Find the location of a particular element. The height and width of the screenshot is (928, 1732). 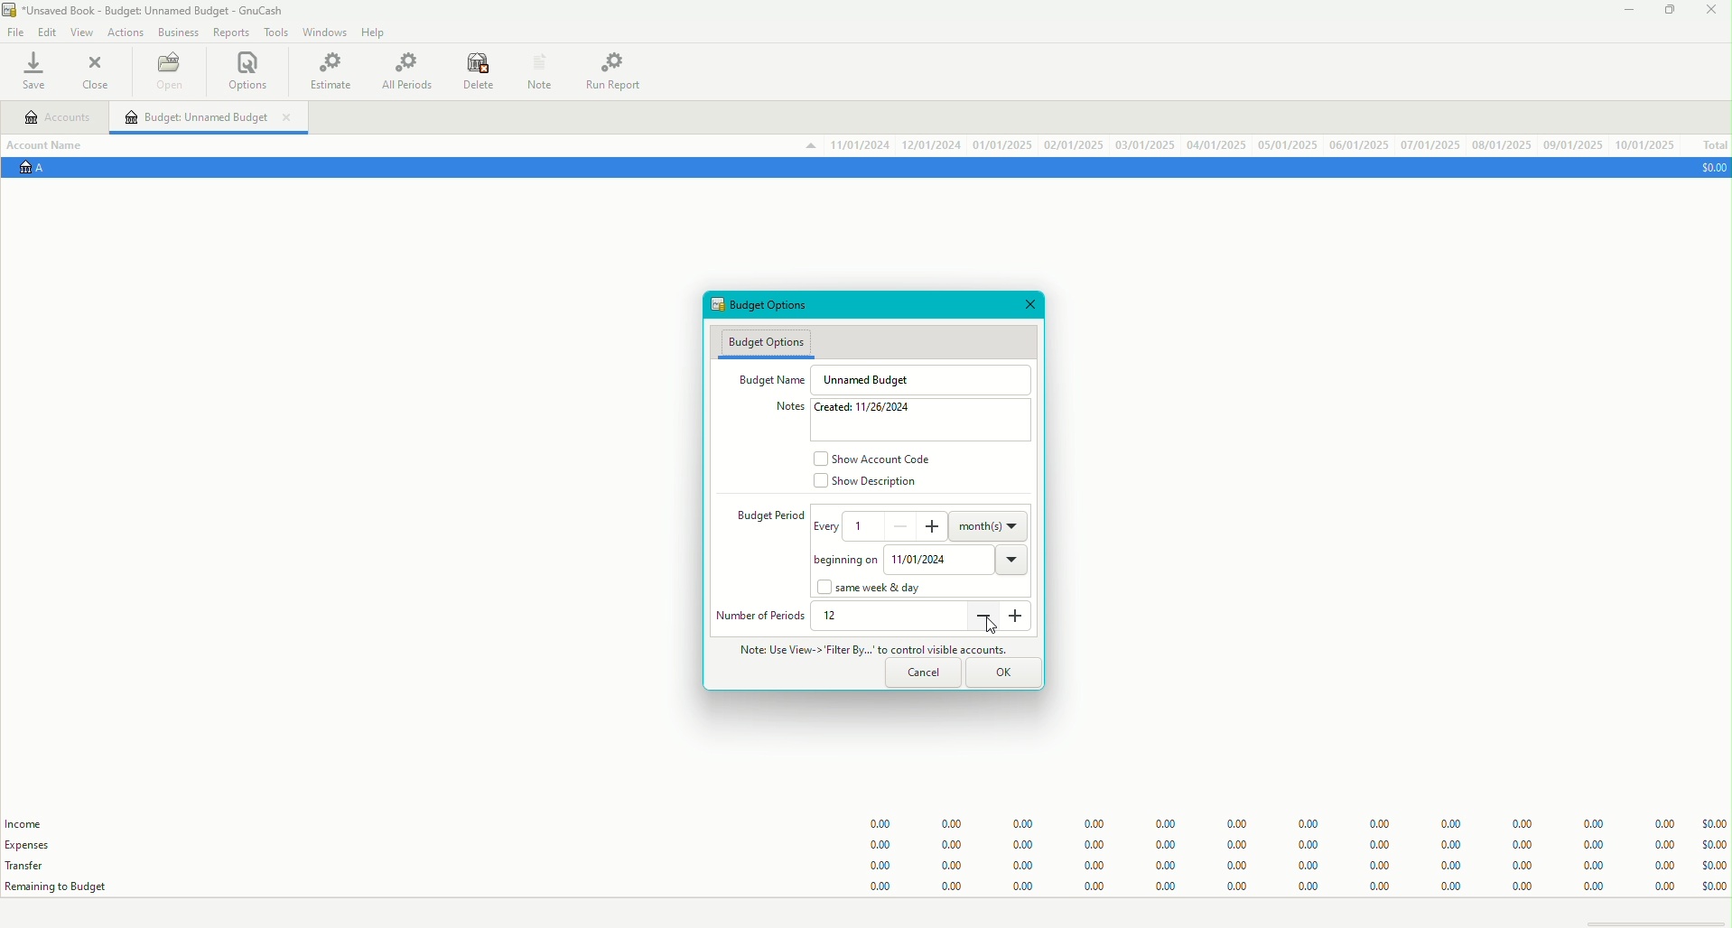

Accounts is located at coordinates (59, 119).